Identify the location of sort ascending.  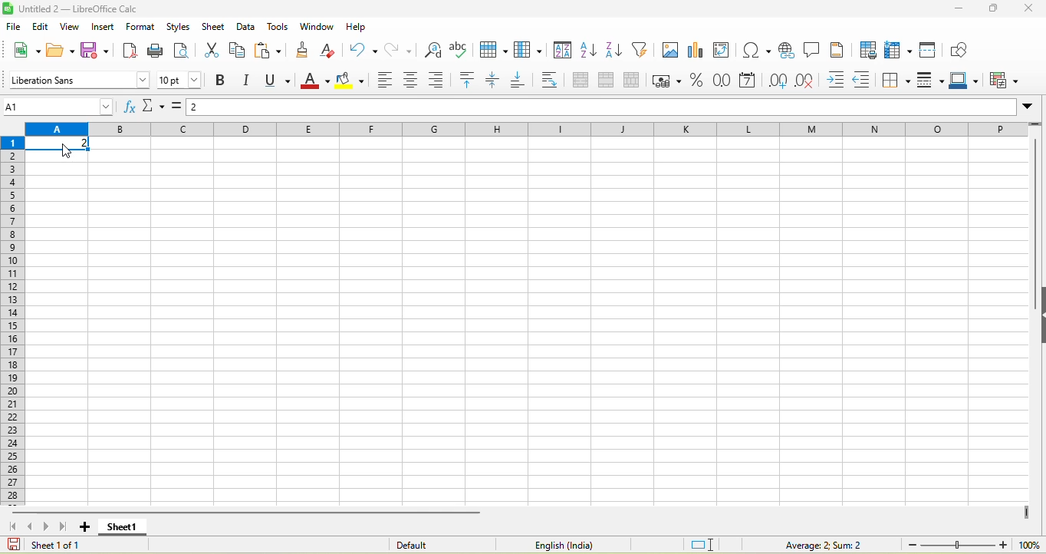
(590, 51).